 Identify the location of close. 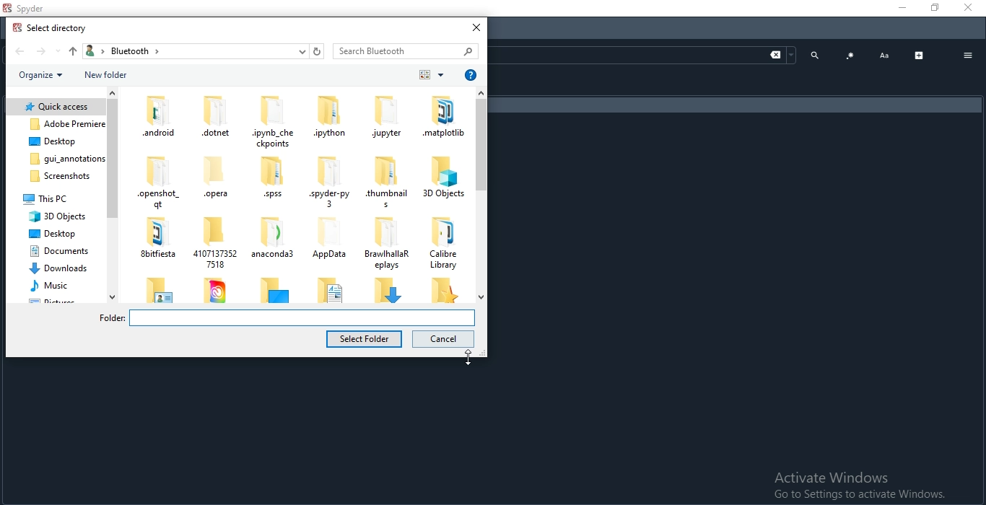
(476, 27).